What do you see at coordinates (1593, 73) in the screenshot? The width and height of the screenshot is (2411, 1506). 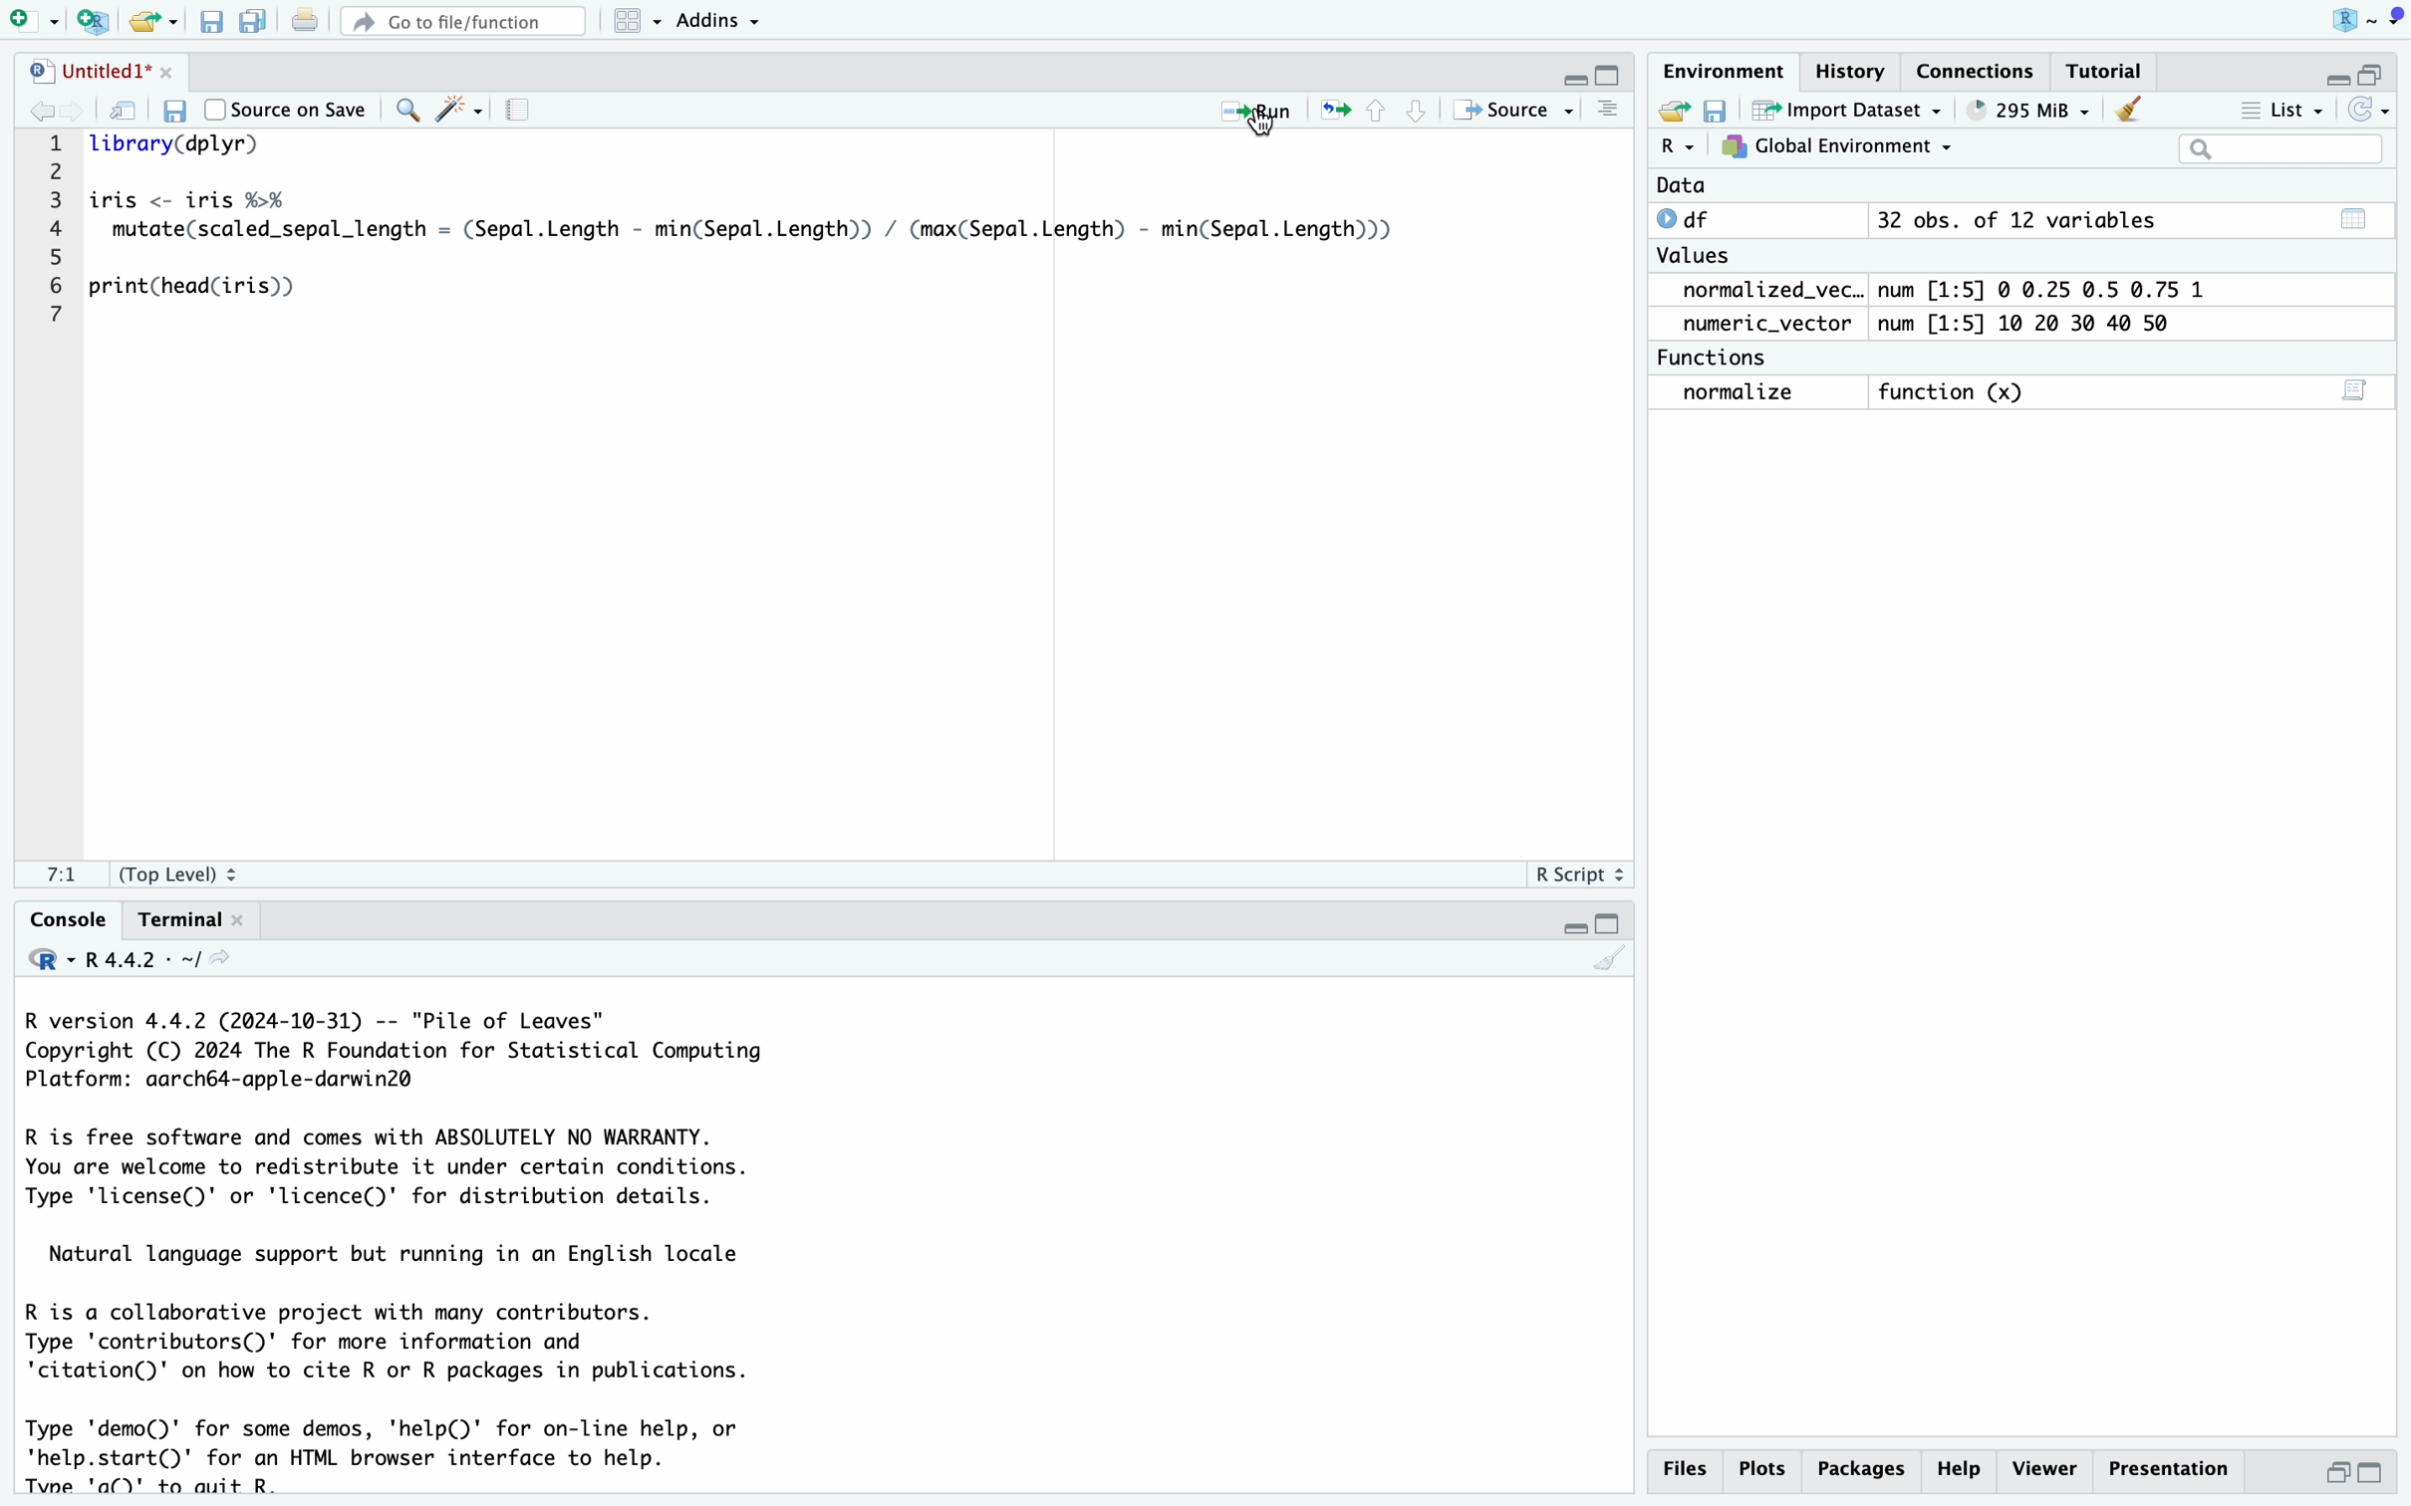 I see `Fullscreen` at bounding box center [1593, 73].